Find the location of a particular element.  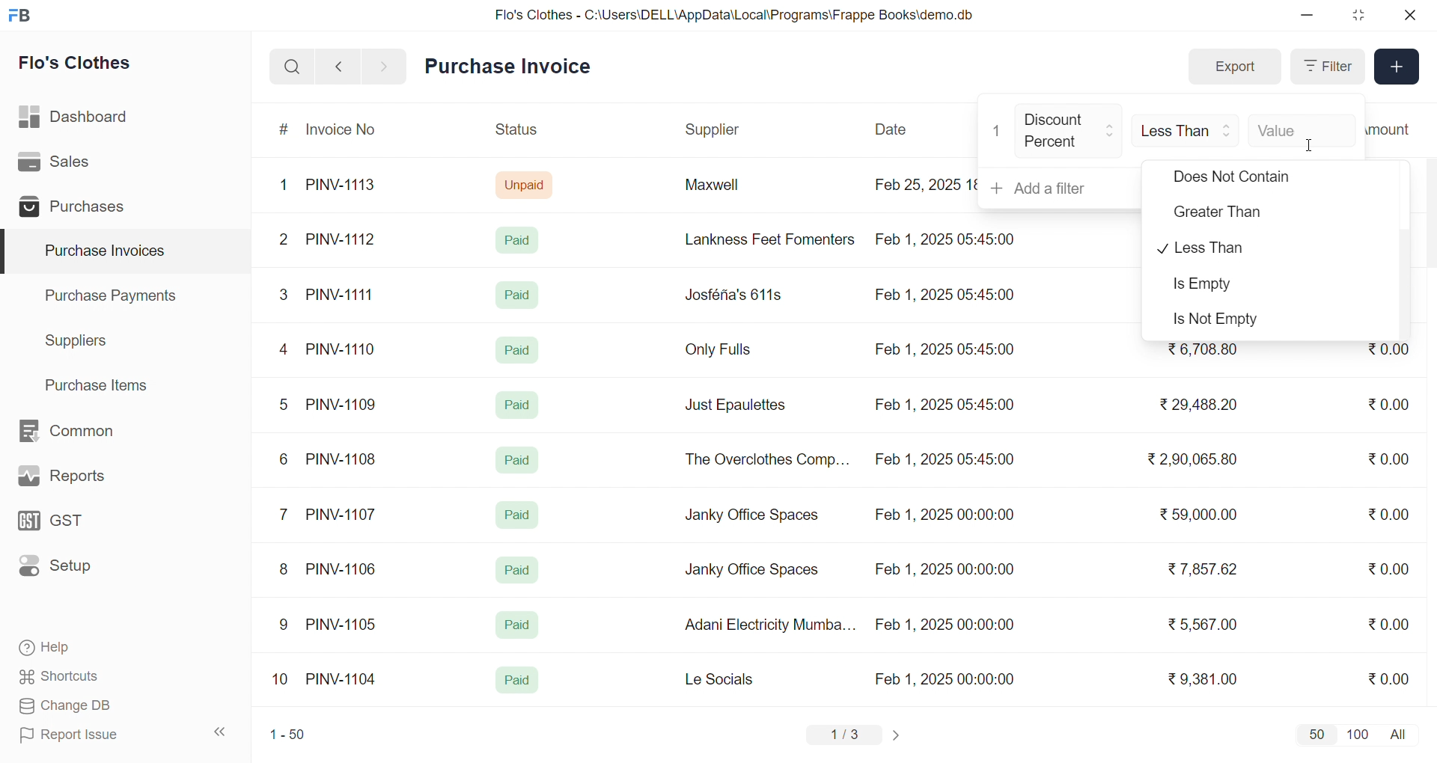

Suppliers is located at coordinates (79, 340).